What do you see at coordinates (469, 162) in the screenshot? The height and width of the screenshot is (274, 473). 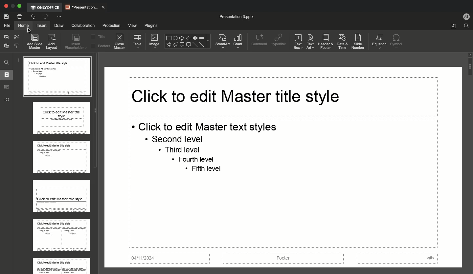 I see `Scroll bar` at bounding box center [469, 162].